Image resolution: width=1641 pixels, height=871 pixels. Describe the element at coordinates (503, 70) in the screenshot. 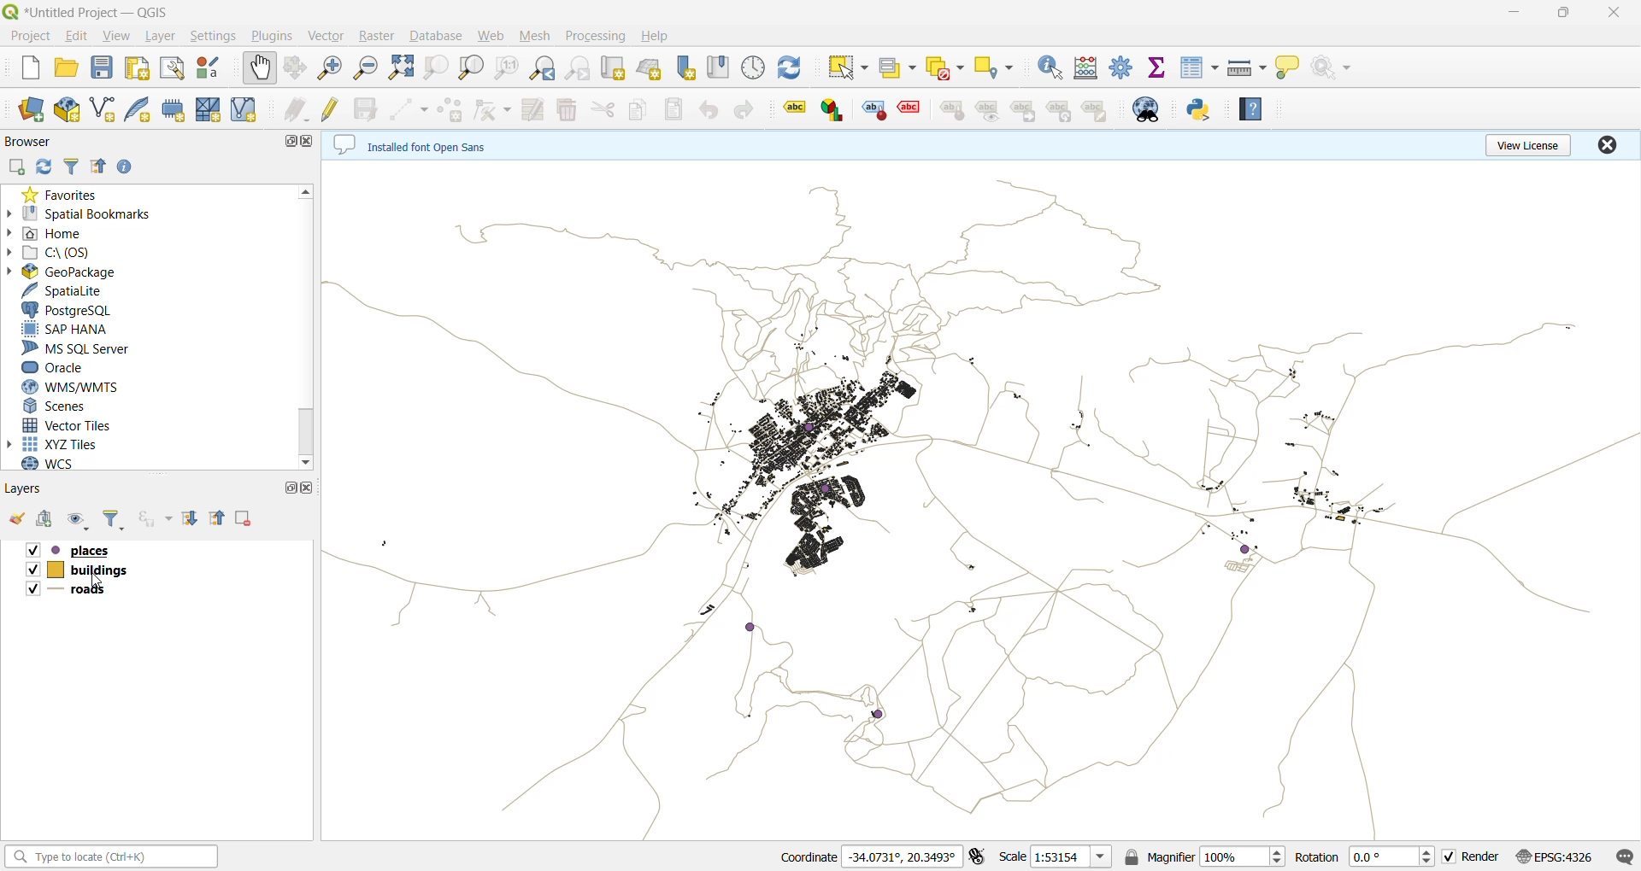

I see `zoom native` at that location.